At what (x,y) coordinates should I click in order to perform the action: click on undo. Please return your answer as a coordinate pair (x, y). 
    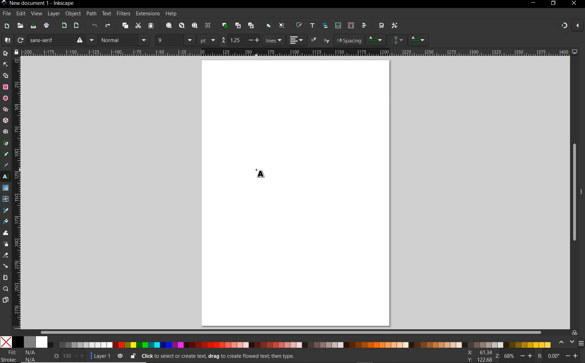
    Looking at the image, I should click on (95, 27).